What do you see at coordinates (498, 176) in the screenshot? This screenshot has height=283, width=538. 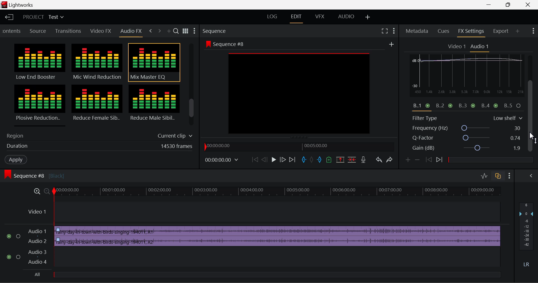 I see `Toggle Auto Track Sync` at bounding box center [498, 176].